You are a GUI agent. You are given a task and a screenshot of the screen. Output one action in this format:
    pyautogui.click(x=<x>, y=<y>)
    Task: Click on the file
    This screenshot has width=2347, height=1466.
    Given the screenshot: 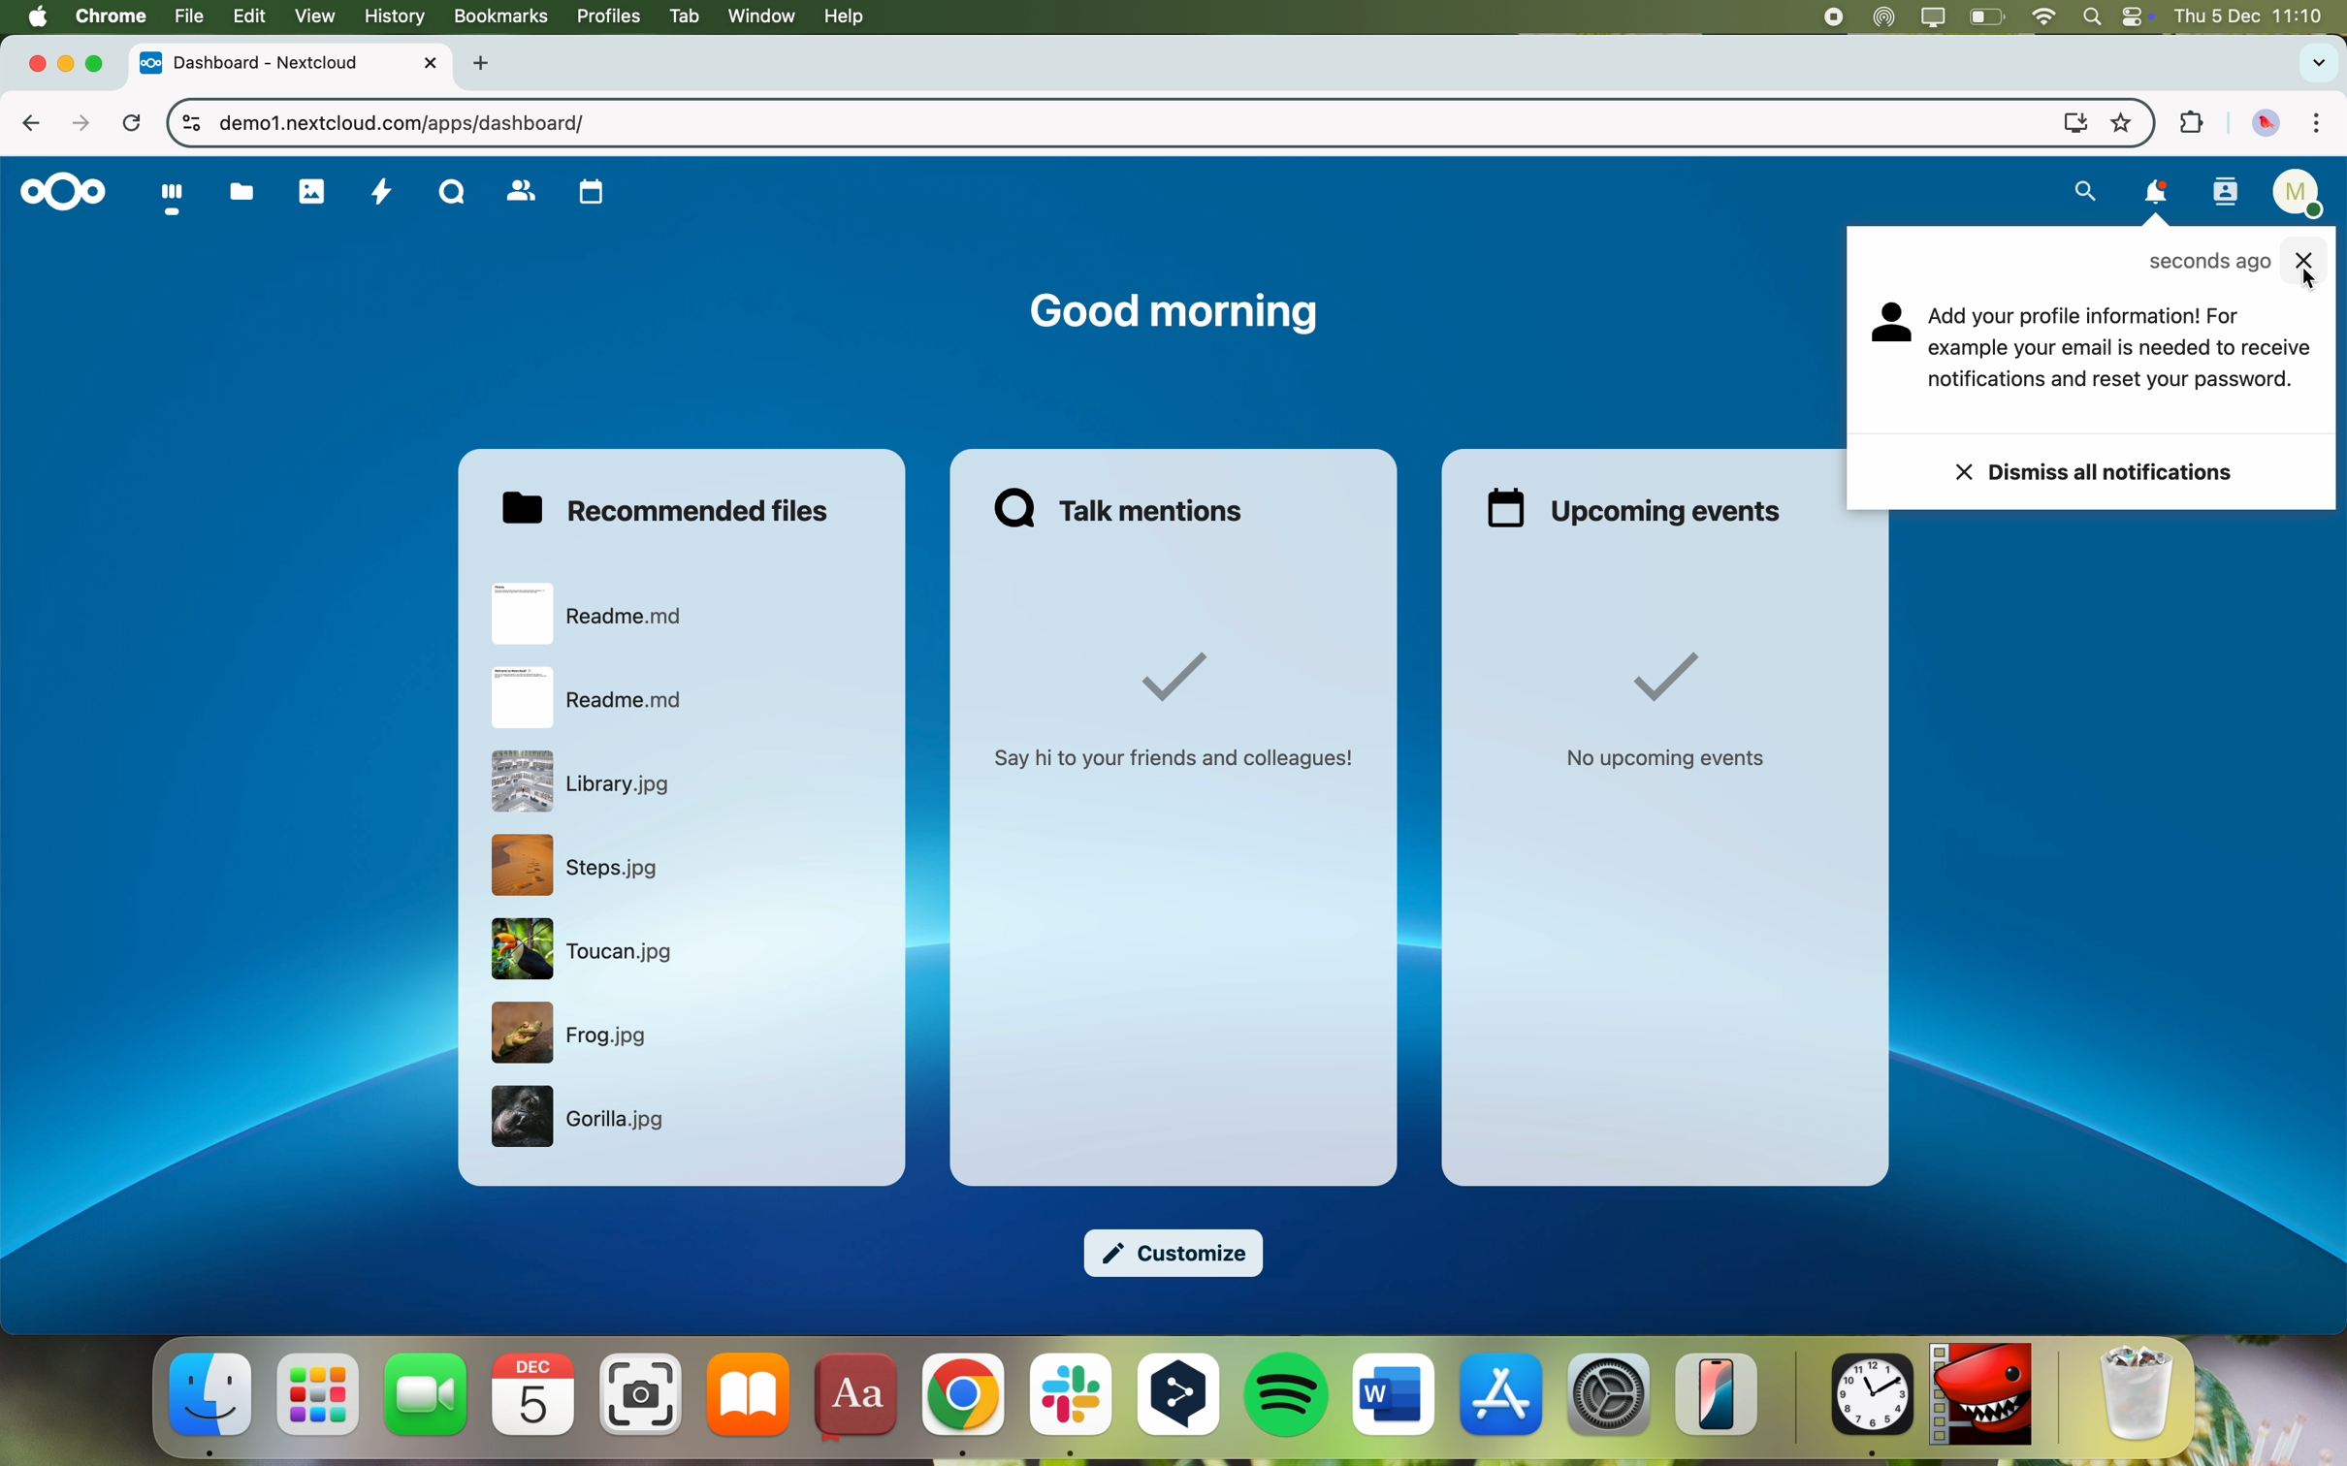 What is the action you would take?
    pyautogui.click(x=594, y=613)
    